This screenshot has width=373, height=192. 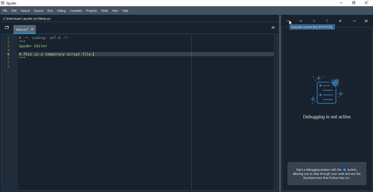 What do you see at coordinates (25, 29) in the screenshot?
I see `temp.py` at bounding box center [25, 29].